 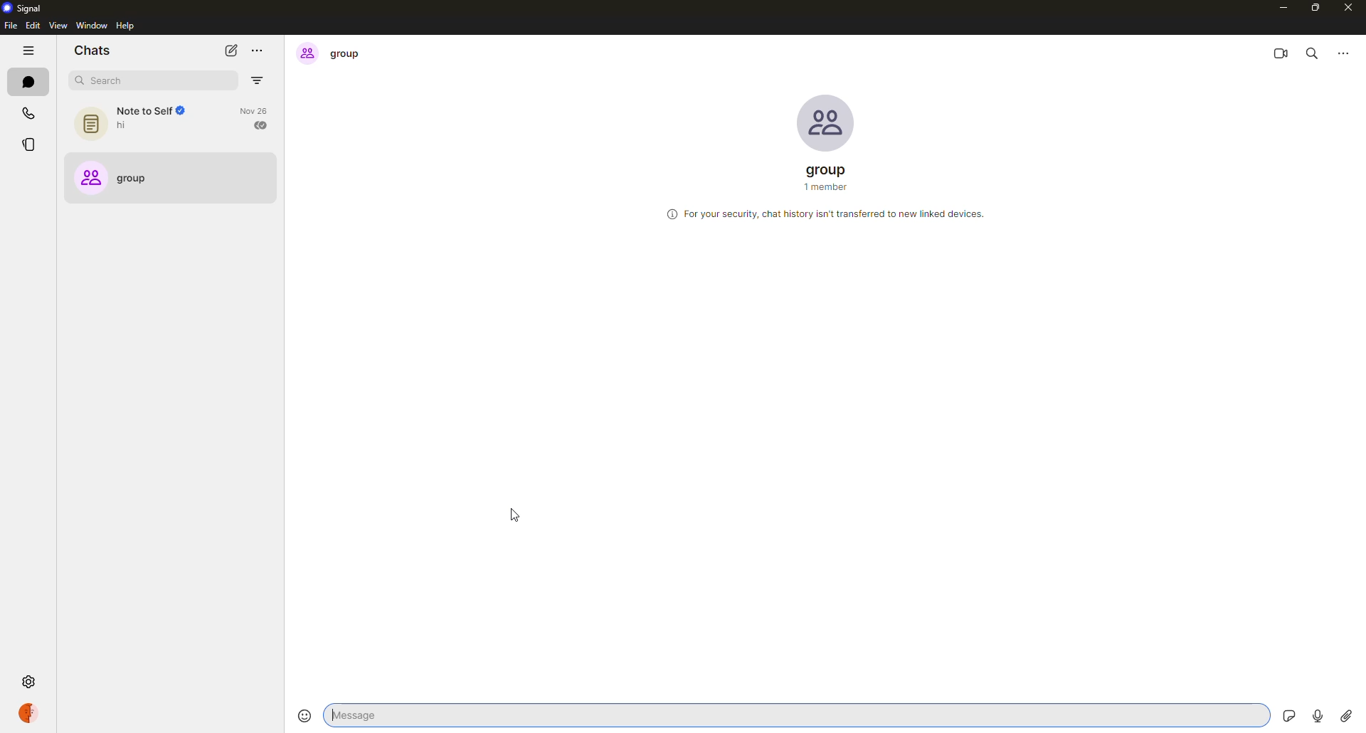 What do you see at coordinates (28, 52) in the screenshot?
I see `hide tabs` at bounding box center [28, 52].